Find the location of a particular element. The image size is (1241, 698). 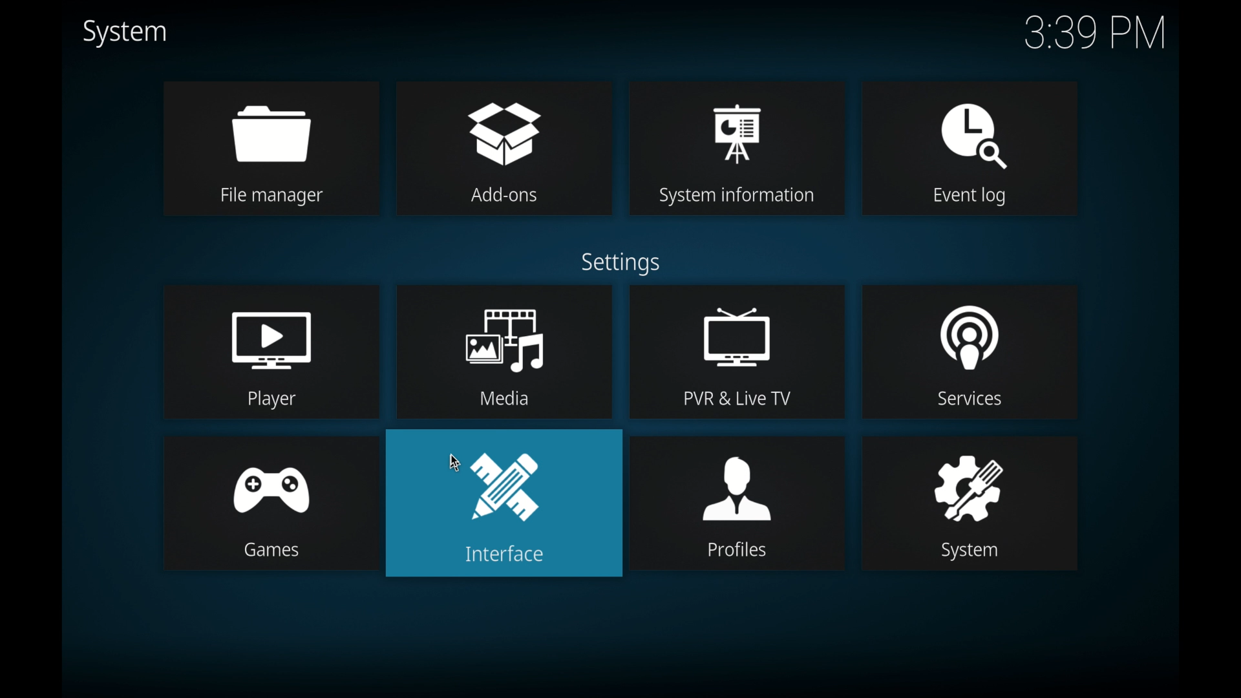

cursor is located at coordinates (454, 462).